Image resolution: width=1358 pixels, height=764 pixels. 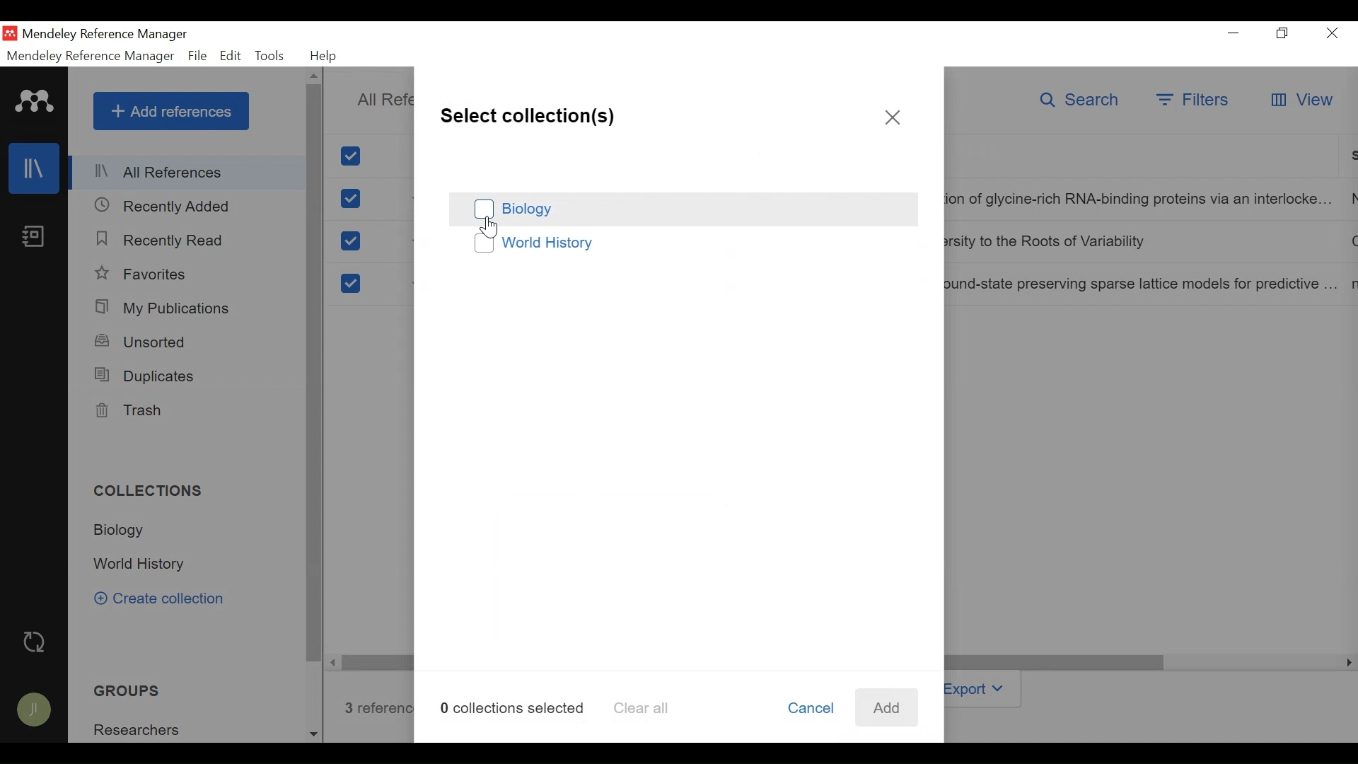 I want to click on (un)select, so click(x=350, y=241).